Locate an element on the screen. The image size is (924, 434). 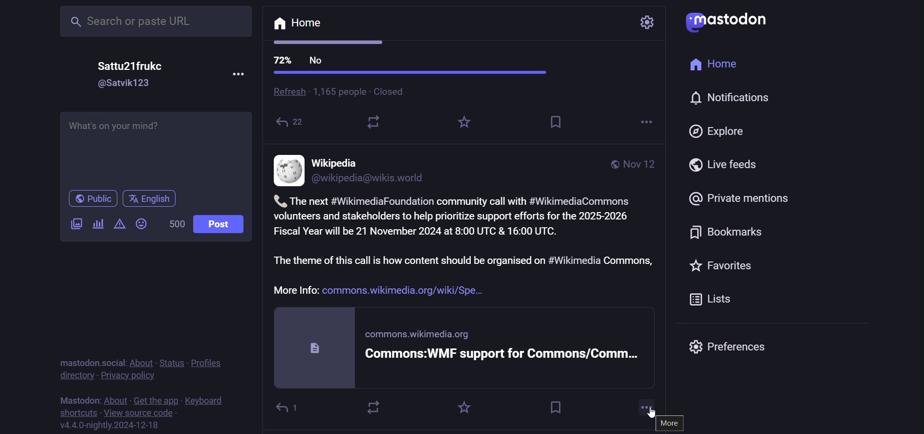
notification is located at coordinates (734, 100).